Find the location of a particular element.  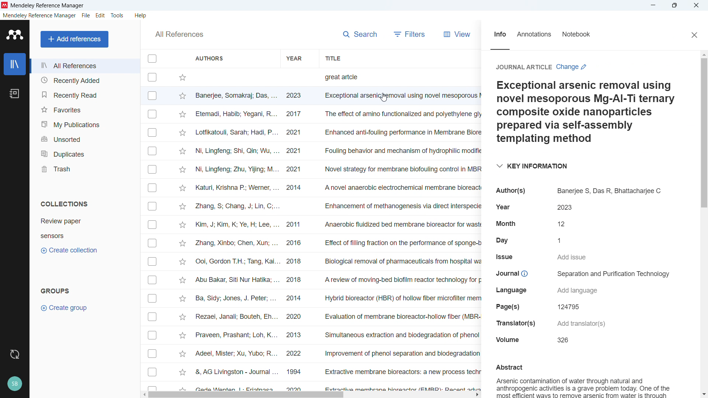

Vertical scroll bar  is located at coordinates (704, 133).